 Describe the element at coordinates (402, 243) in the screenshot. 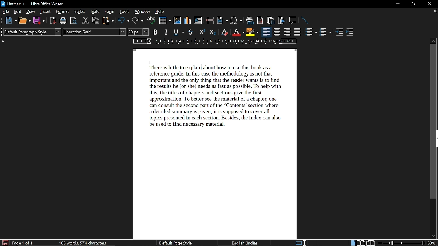

I see `change zoom` at that location.